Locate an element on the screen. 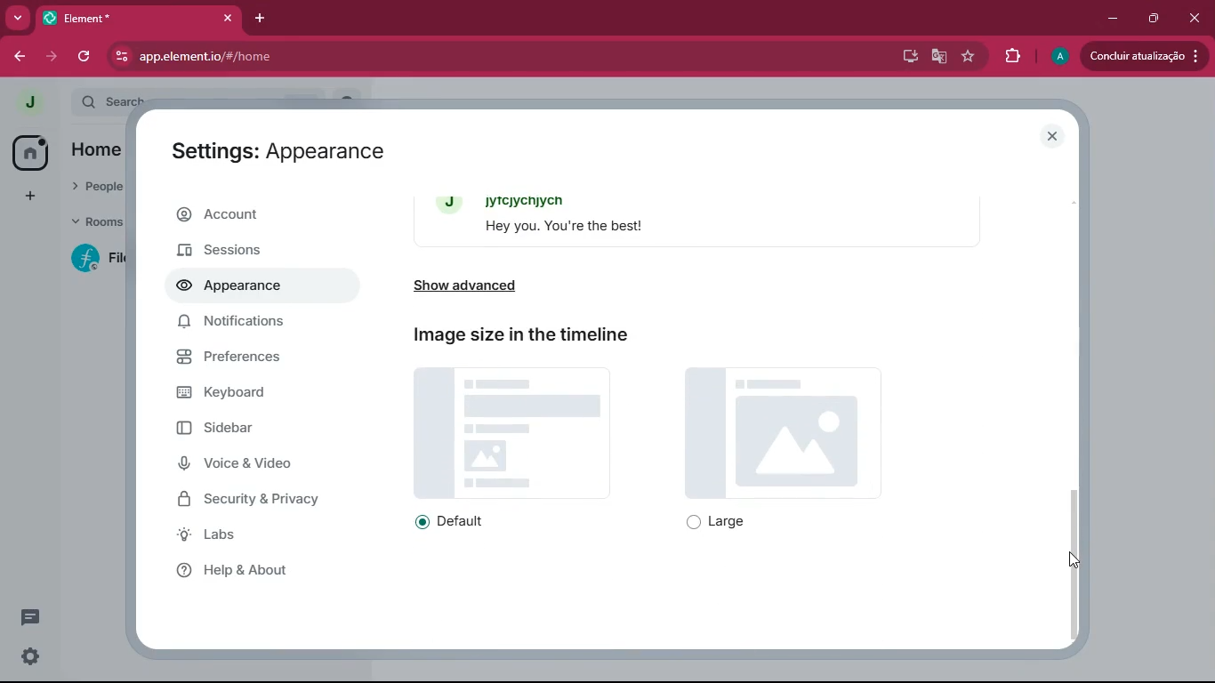 Image resolution: width=1215 pixels, height=683 pixels. Element* is located at coordinates (127, 17).